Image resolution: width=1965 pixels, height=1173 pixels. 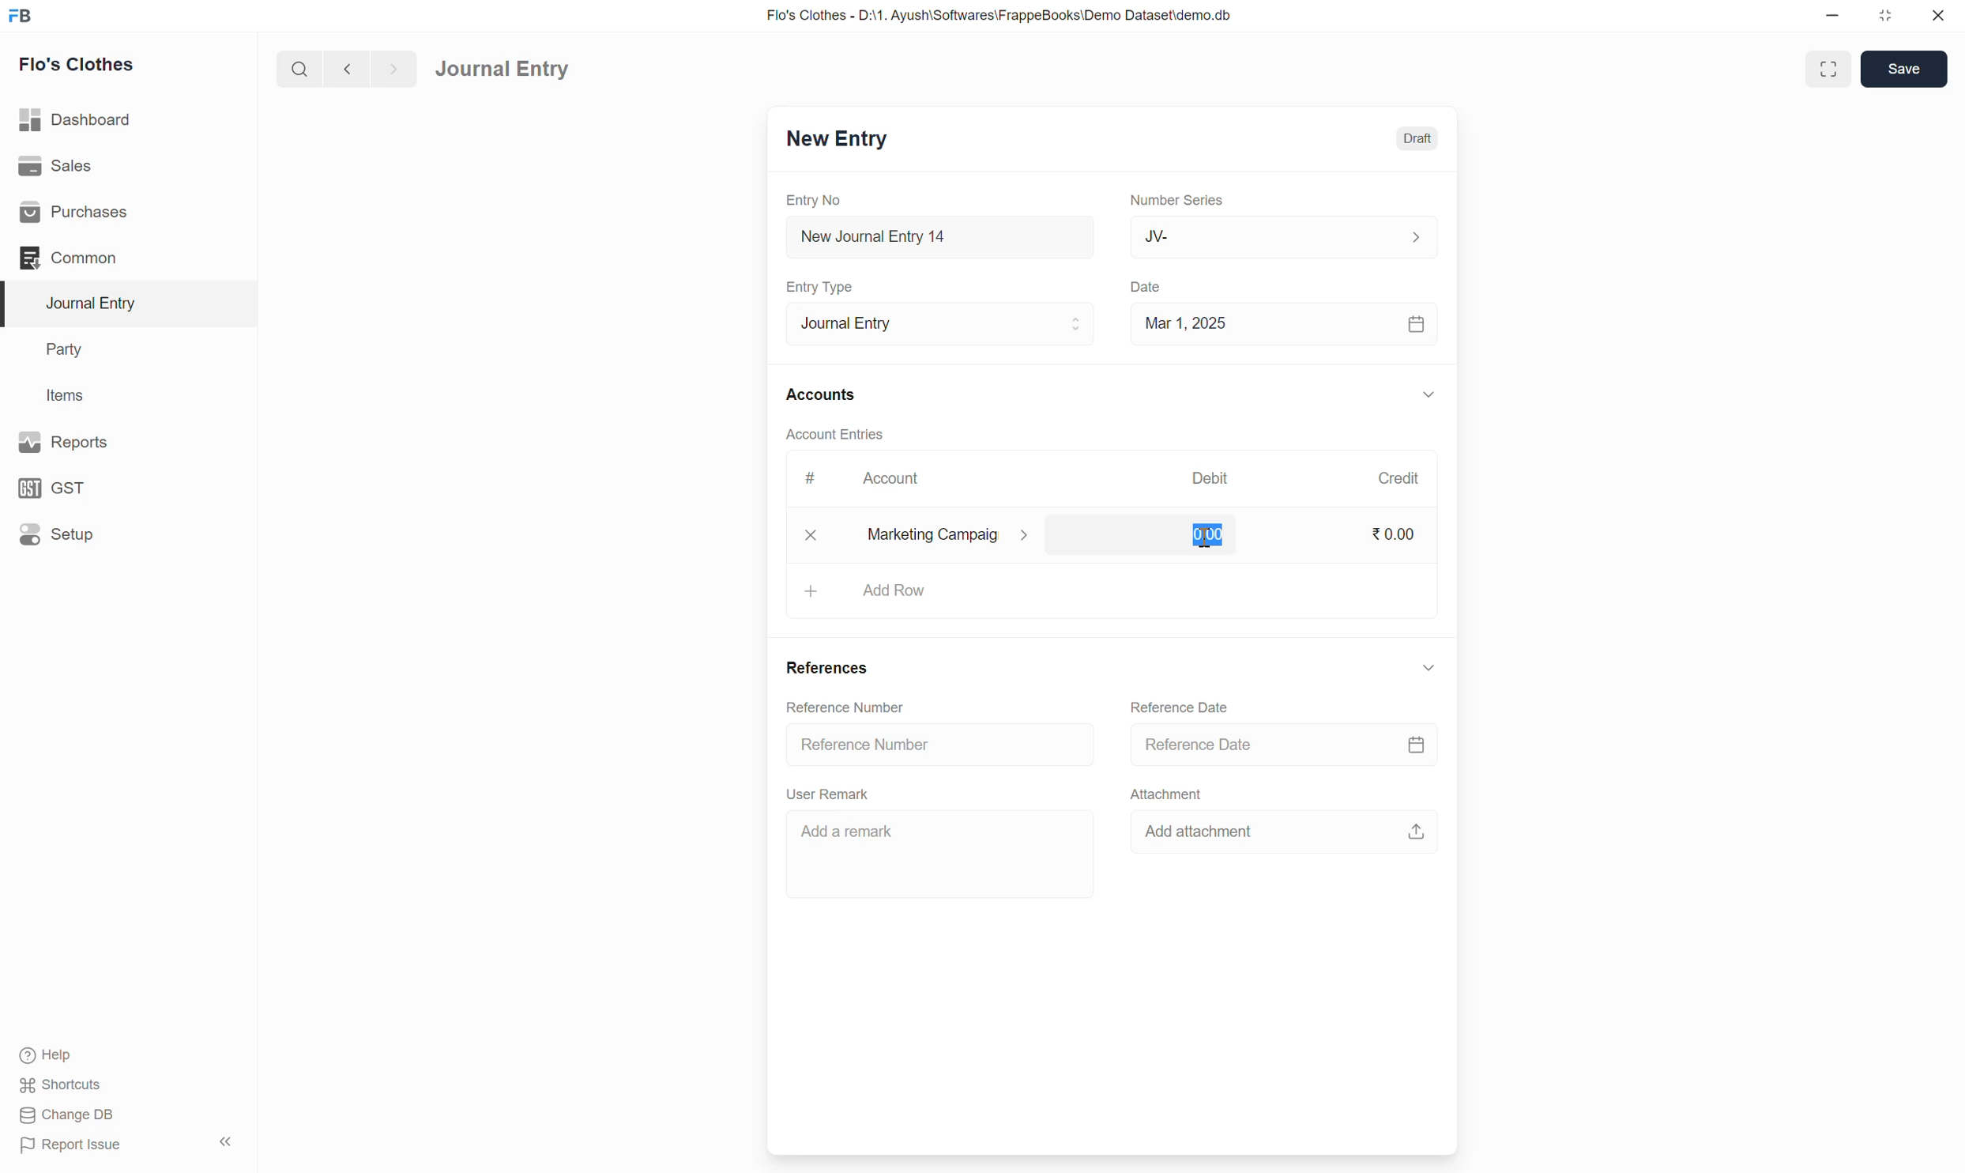 What do you see at coordinates (55, 164) in the screenshot?
I see `Sales` at bounding box center [55, 164].